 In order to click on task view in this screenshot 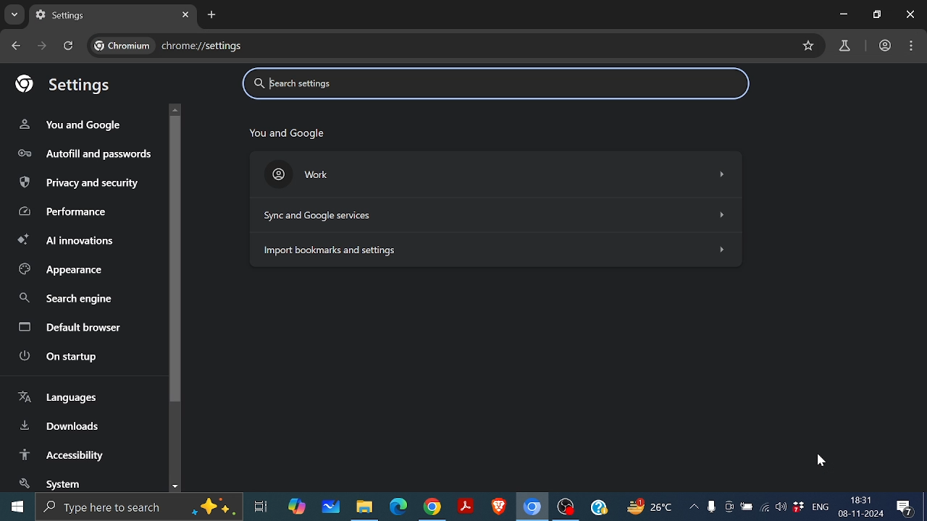, I will do `click(262, 509)`.